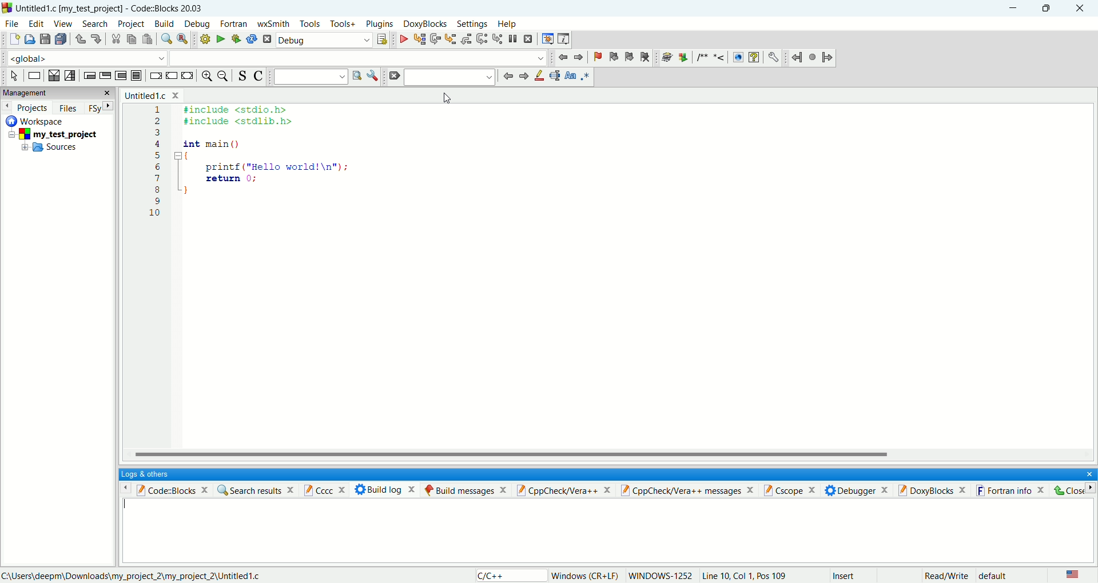 The width and height of the screenshot is (1098, 583). Describe the element at coordinates (465, 490) in the screenshot. I see `build messages` at that location.